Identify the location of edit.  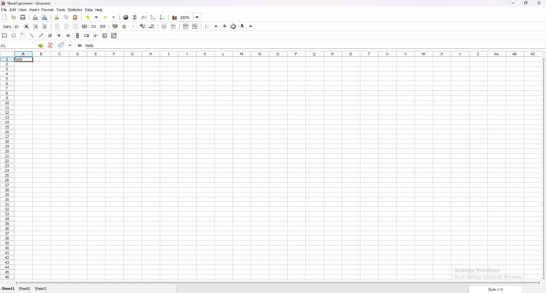
(13, 10).